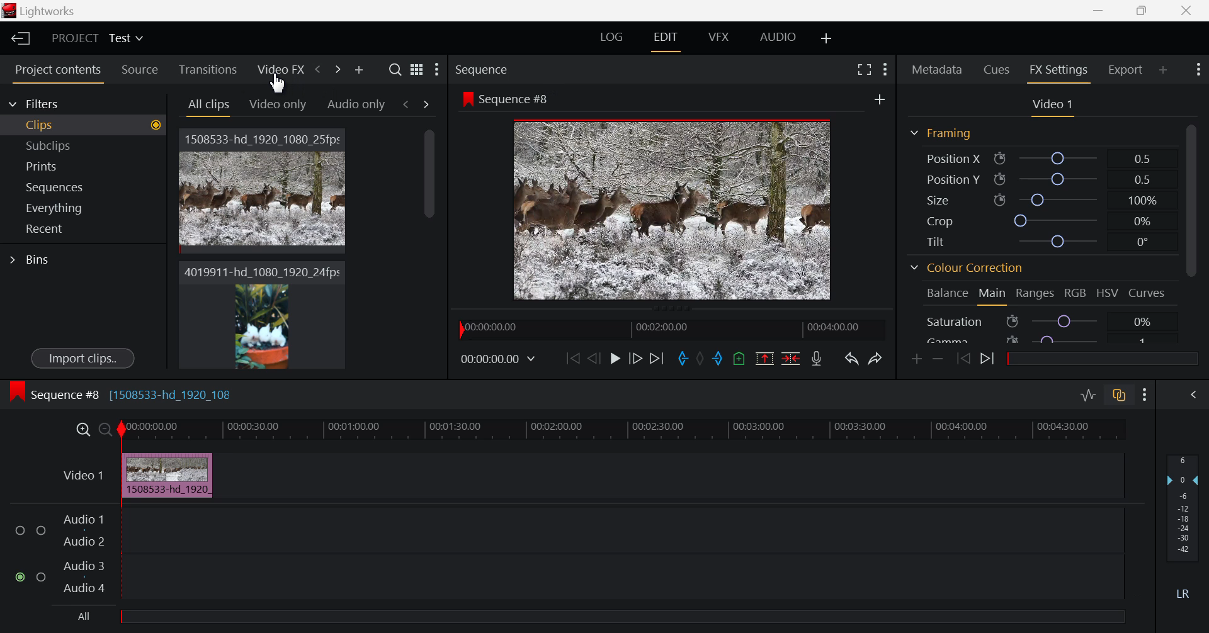  What do you see at coordinates (504, 98) in the screenshot?
I see `Sequence #8` at bounding box center [504, 98].